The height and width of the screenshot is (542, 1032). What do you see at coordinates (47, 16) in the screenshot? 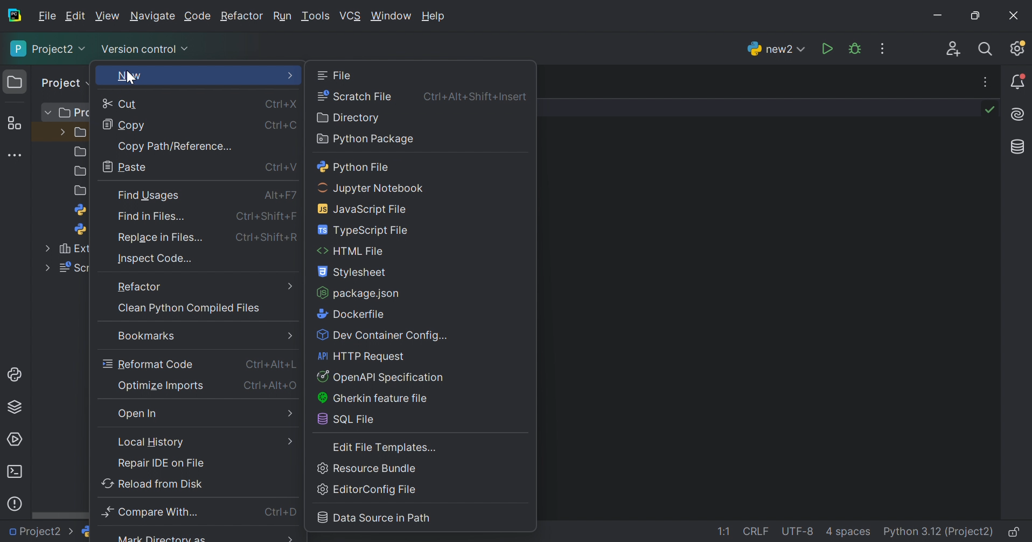
I see `File` at bounding box center [47, 16].